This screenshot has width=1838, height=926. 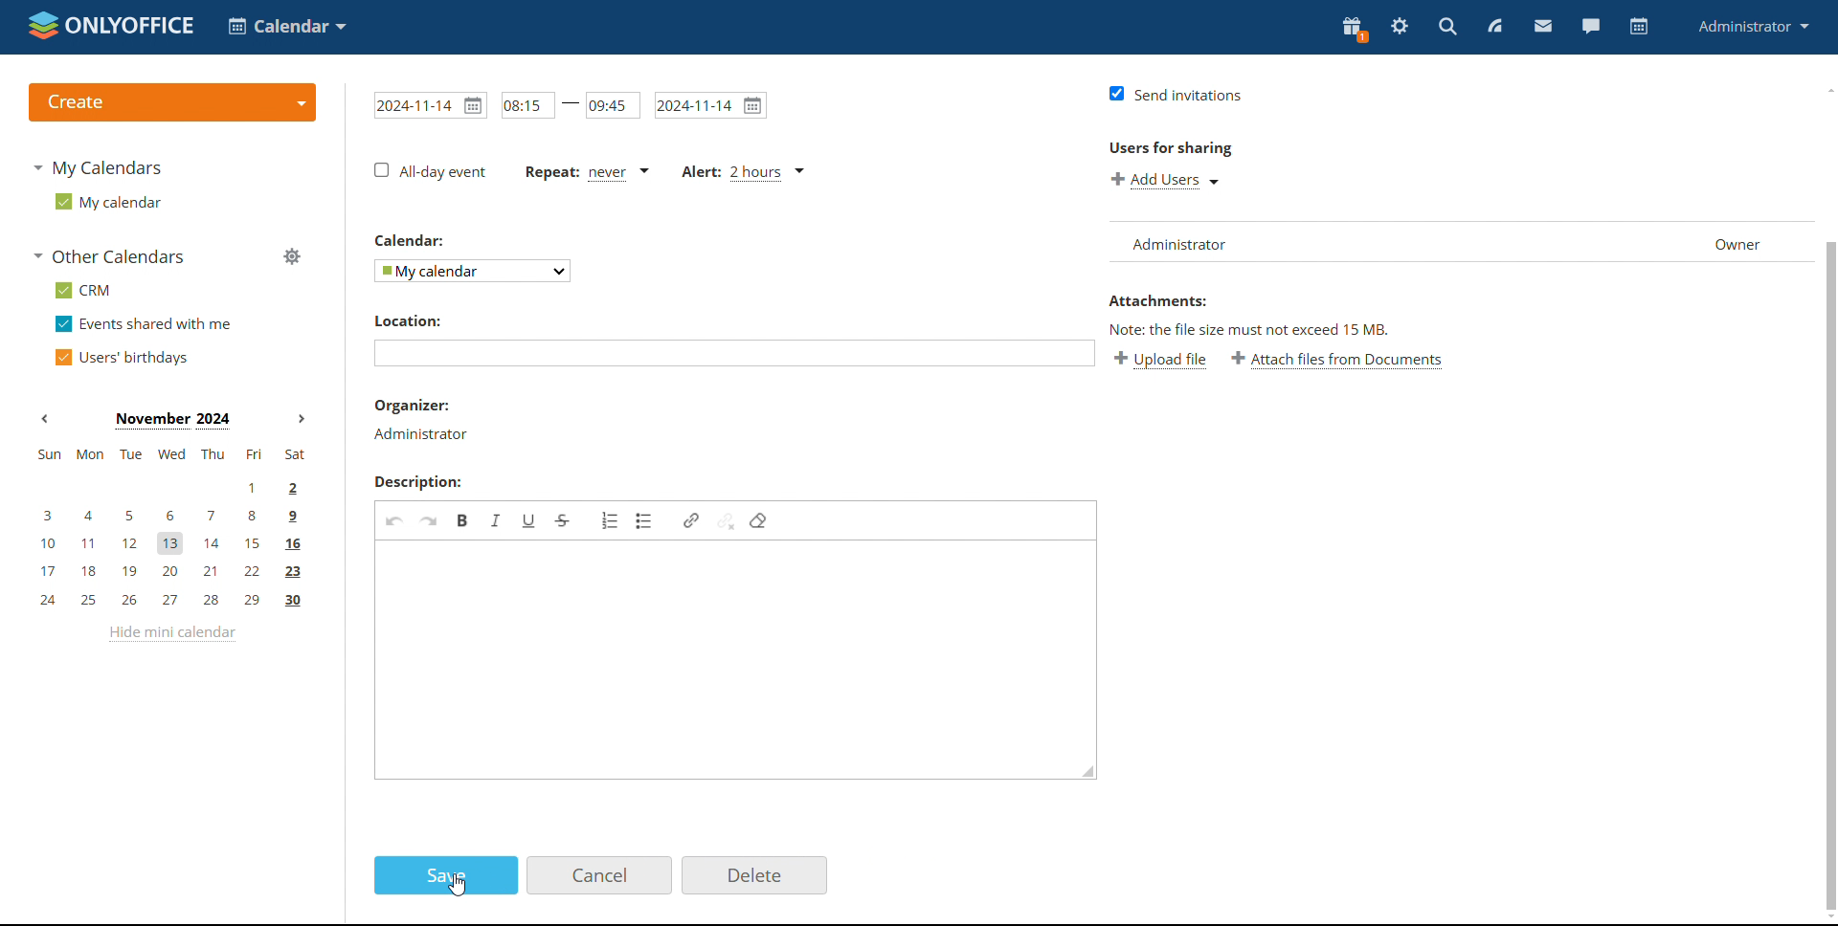 I want to click on settings, so click(x=1401, y=27).